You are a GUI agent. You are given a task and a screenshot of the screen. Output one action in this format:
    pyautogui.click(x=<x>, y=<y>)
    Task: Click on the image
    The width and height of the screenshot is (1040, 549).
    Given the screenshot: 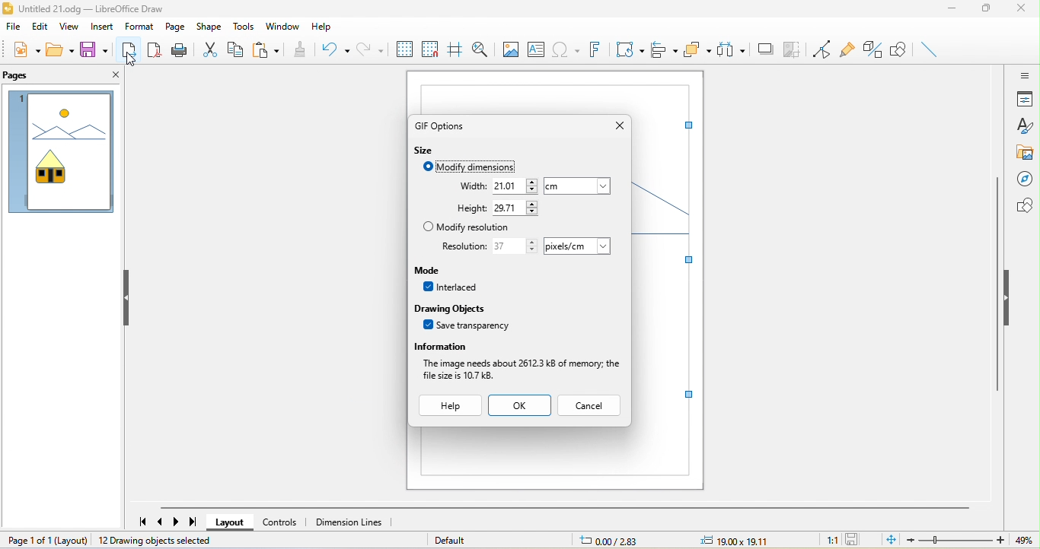 What is the action you would take?
    pyautogui.click(x=510, y=49)
    